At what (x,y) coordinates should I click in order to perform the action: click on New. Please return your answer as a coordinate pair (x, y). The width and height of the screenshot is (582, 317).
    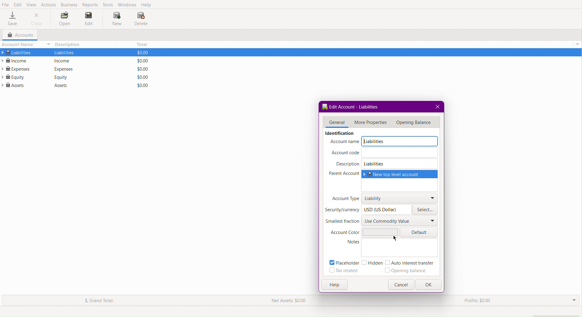
    Looking at the image, I should click on (114, 19).